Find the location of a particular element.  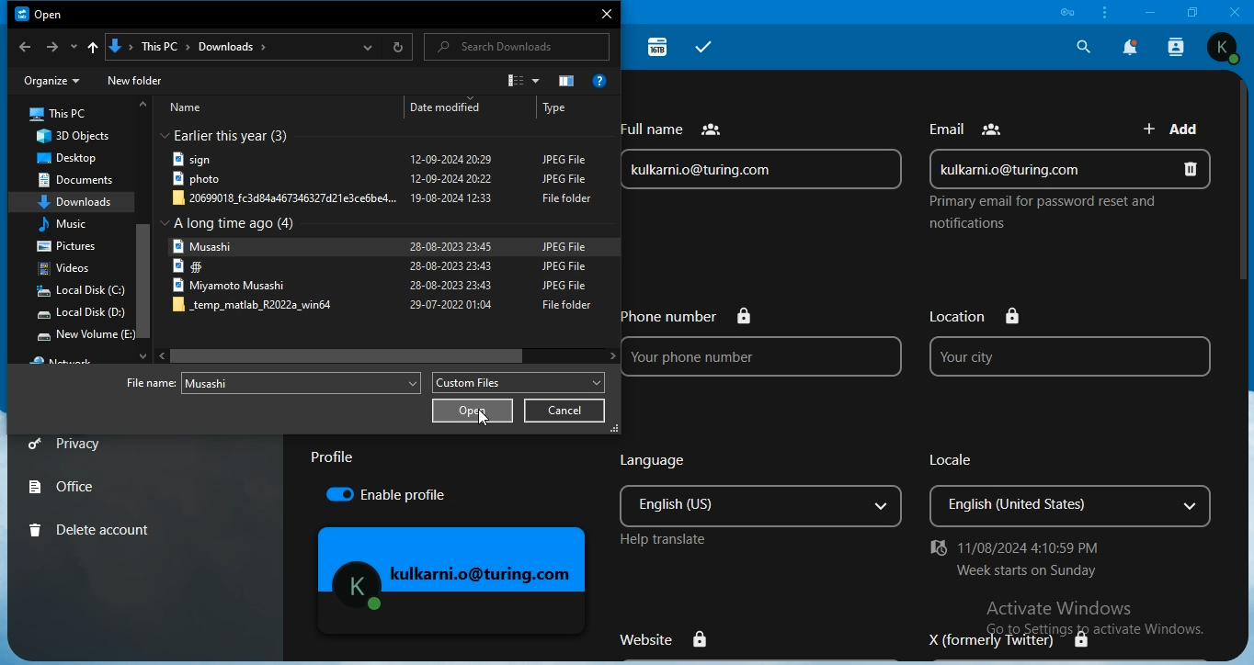

tasks is located at coordinates (704, 48).